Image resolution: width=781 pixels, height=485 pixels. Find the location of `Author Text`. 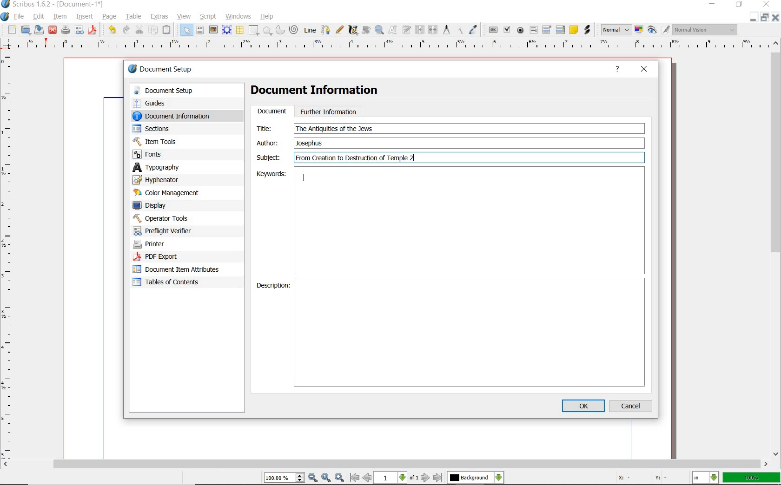

Author Text is located at coordinates (311, 143).